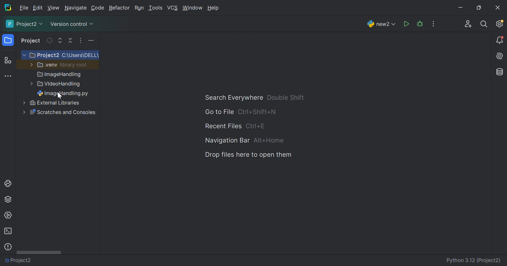 This screenshot has width=507, height=266. Describe the element at coordinates (8, 215) in the screenshot. I see `Services` at that location.